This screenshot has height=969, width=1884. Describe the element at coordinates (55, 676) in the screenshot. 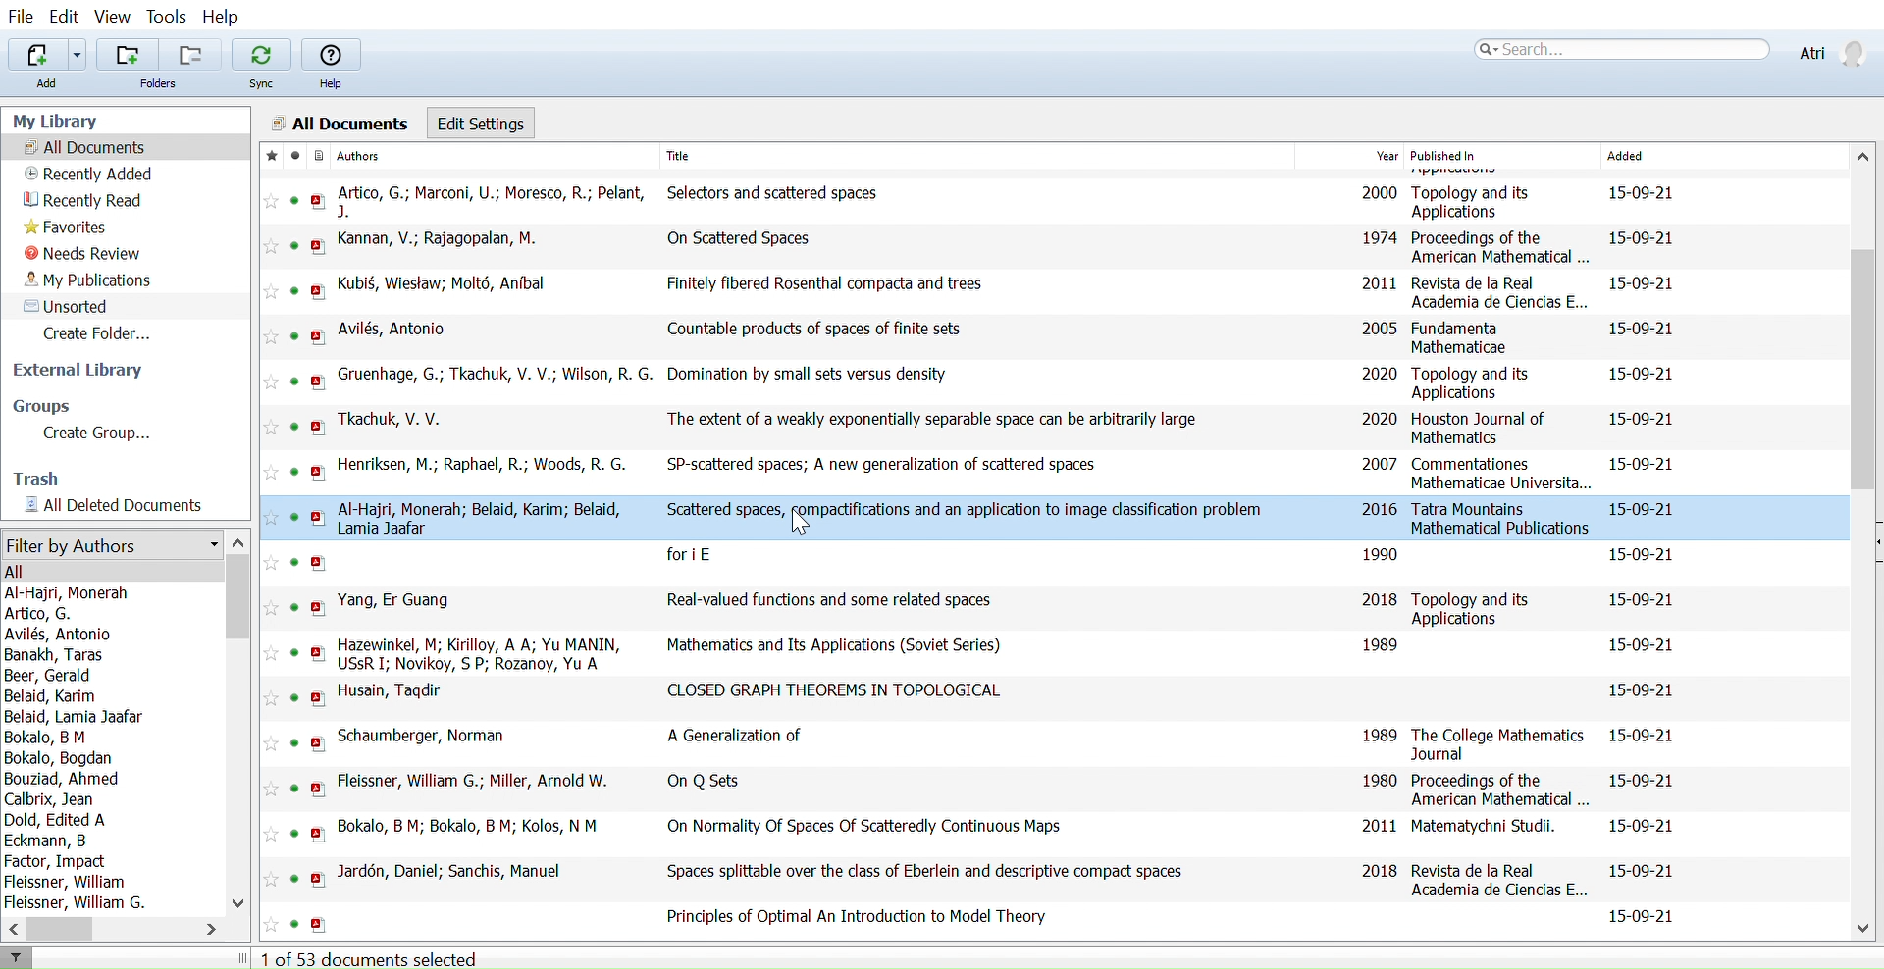

I see `Beer, Gerald` at that location.